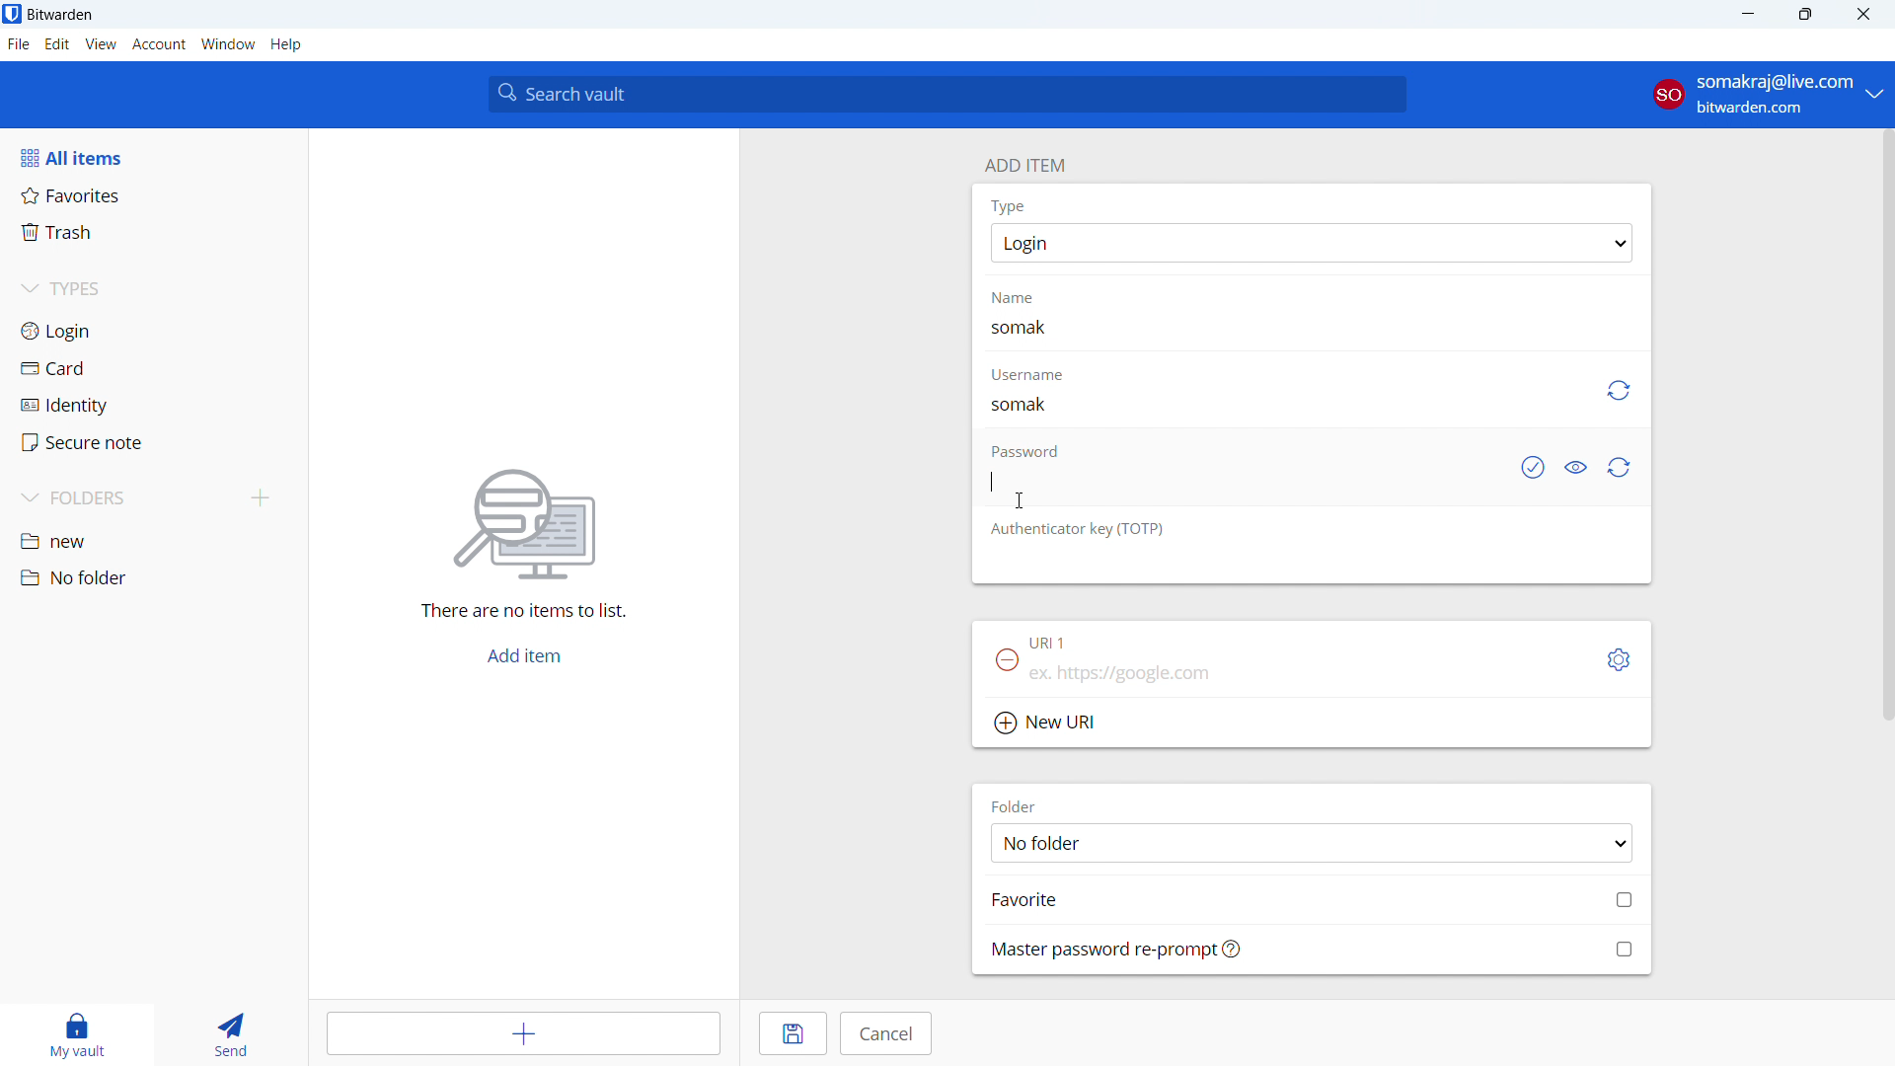 This screenshot has width=1895, height=1066. I want to click on username added, so click(1023, 406).